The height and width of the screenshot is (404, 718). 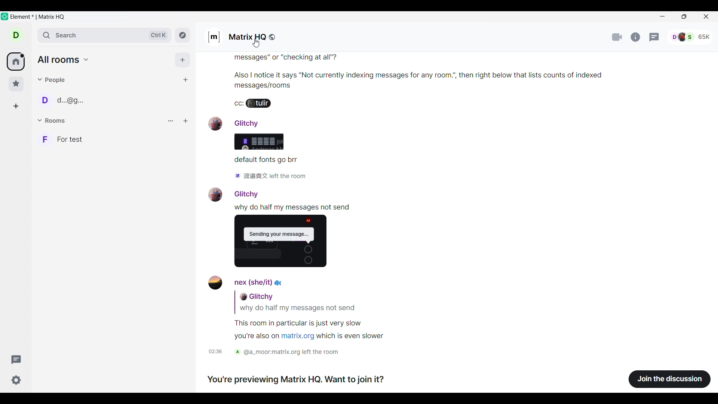 I want to click on 渡邊貴文 left the room, so click(x=270, y=177).